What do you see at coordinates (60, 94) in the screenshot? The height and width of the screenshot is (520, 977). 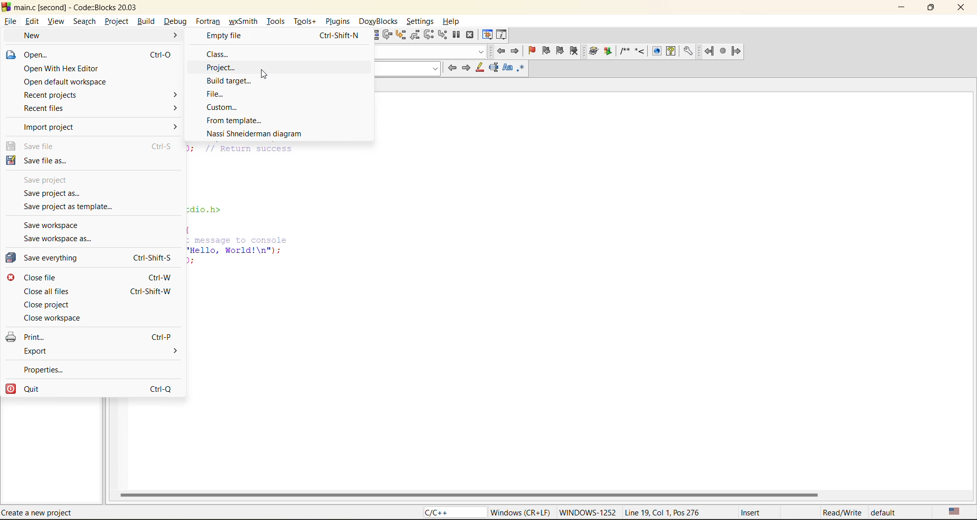 I see `recent projects` at bounding box center [60, 94].